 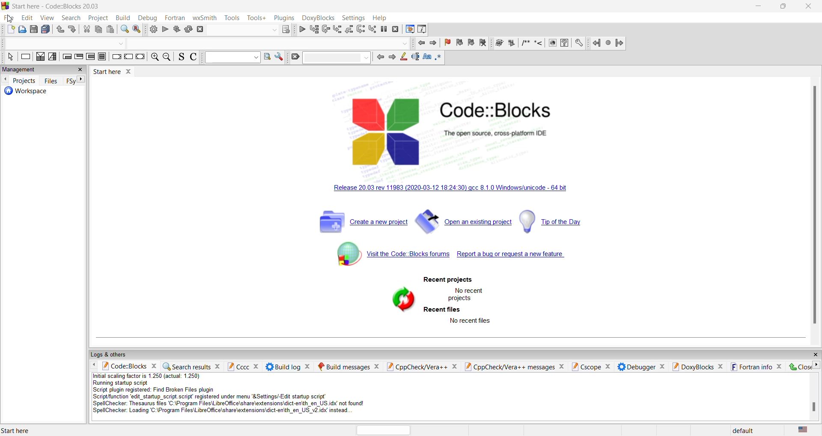 What do you see at coordinates (780, 367) in the screenshot?
I see `close` at bounding box center [780, 367].